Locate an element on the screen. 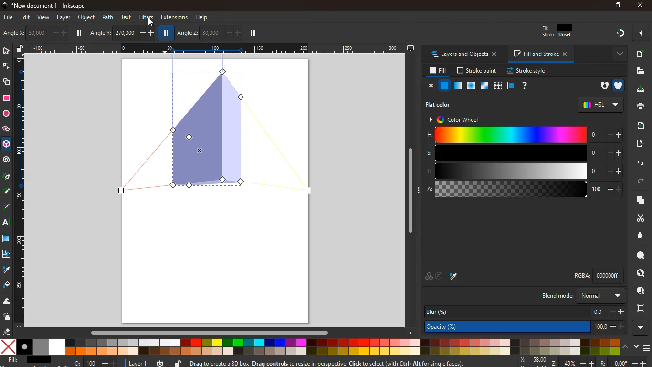 The image size is (652, 367). fill is located at coordinates (437, 71).